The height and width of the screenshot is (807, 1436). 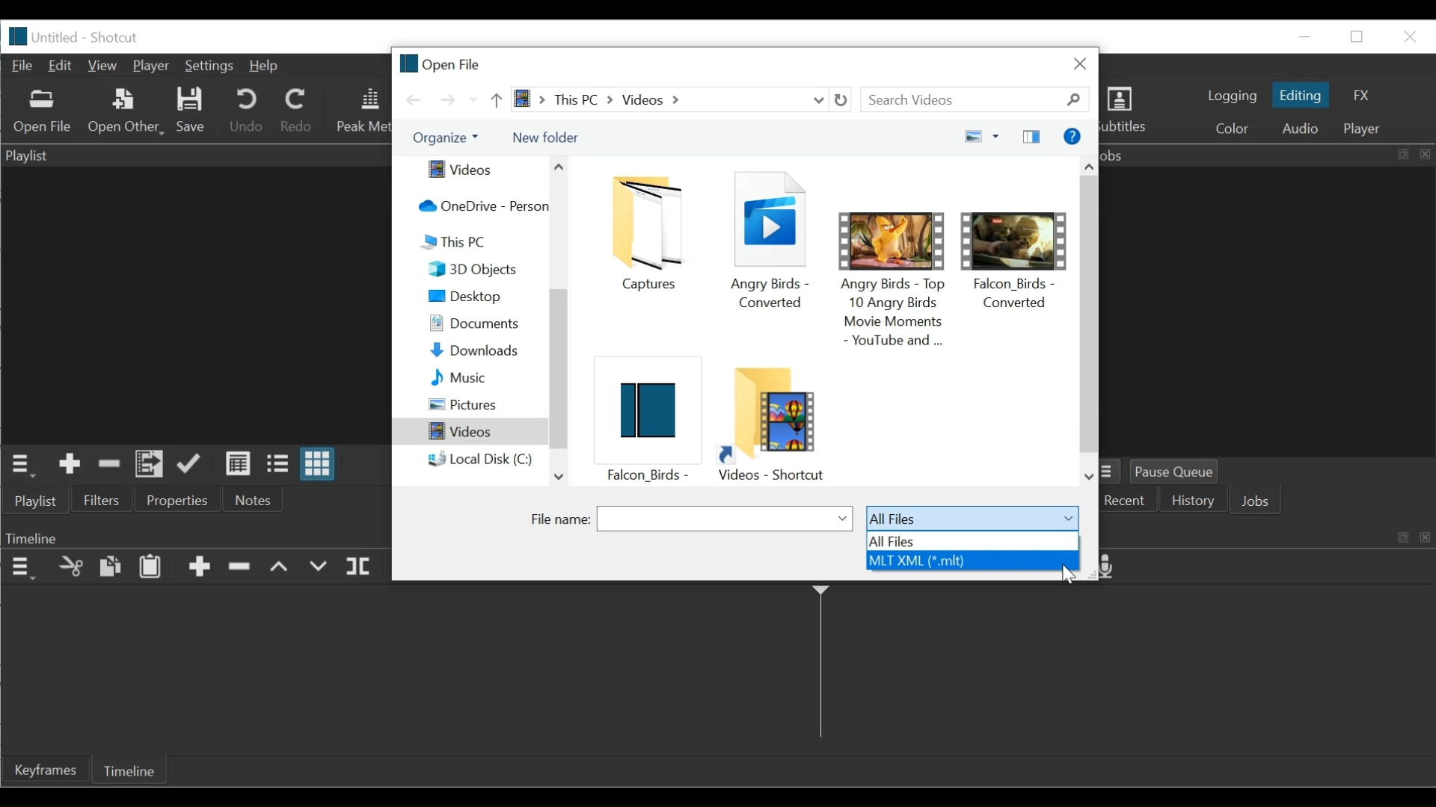 I want to click on Overwrite, so click(x=317, y=567).